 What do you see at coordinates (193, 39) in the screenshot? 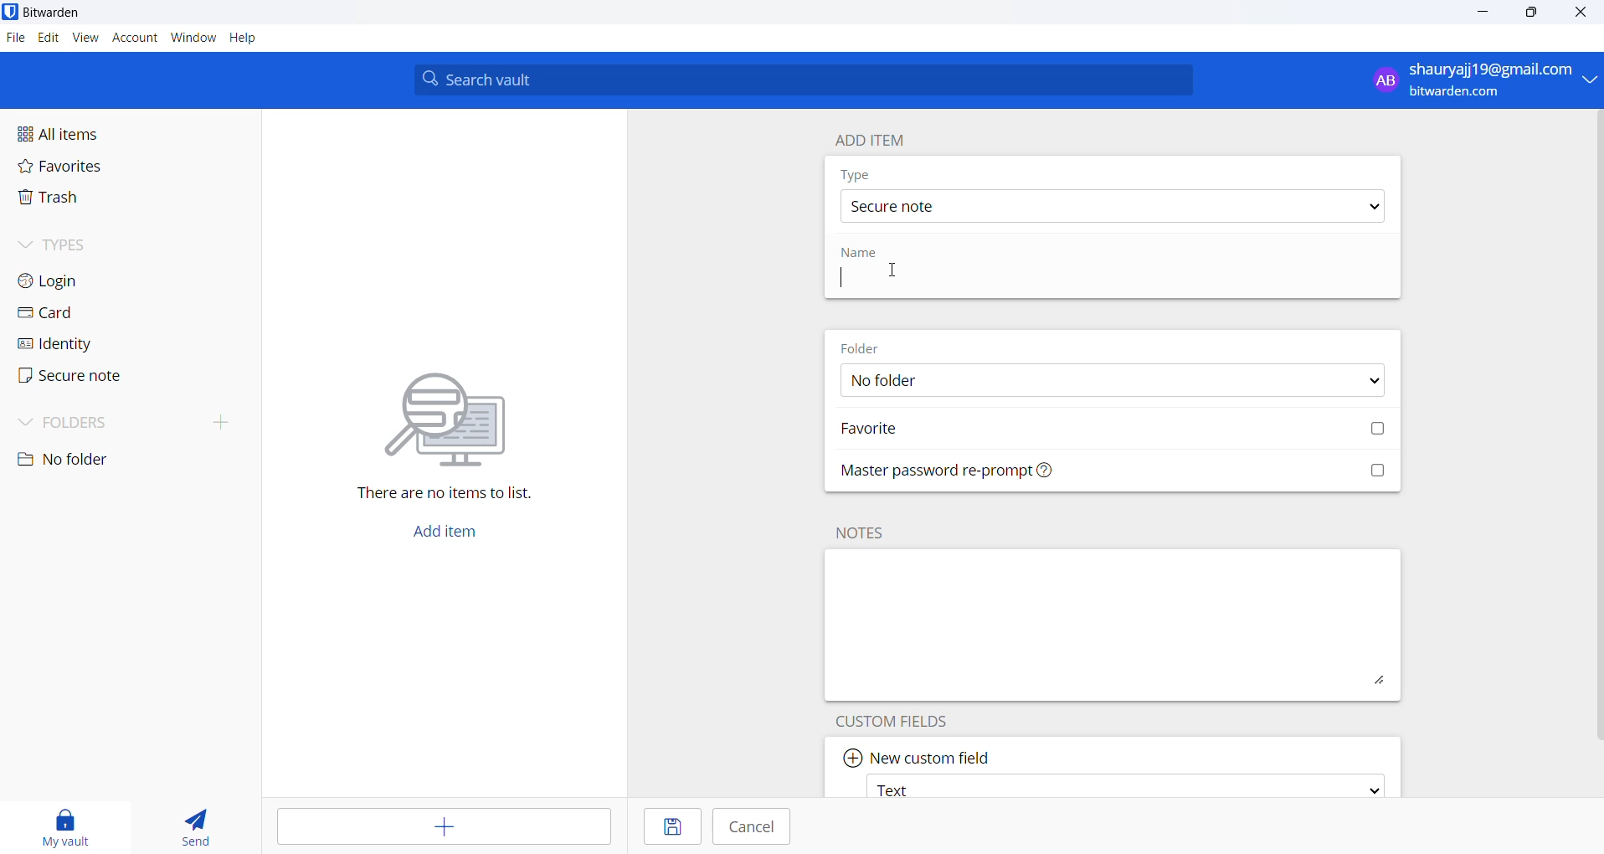
I see `window` at bounding box center [193, 39].